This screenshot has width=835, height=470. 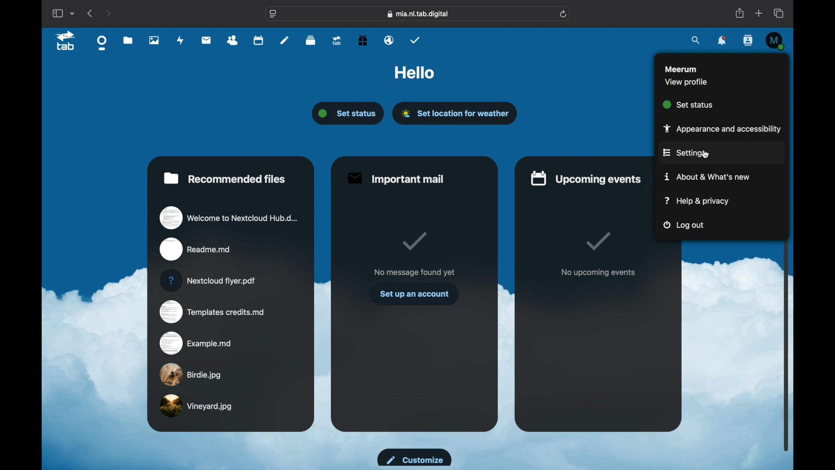 What do you see at coordinates (705, 154) in the screenshot?
I see `cursor` at bounding box center [705, 154].